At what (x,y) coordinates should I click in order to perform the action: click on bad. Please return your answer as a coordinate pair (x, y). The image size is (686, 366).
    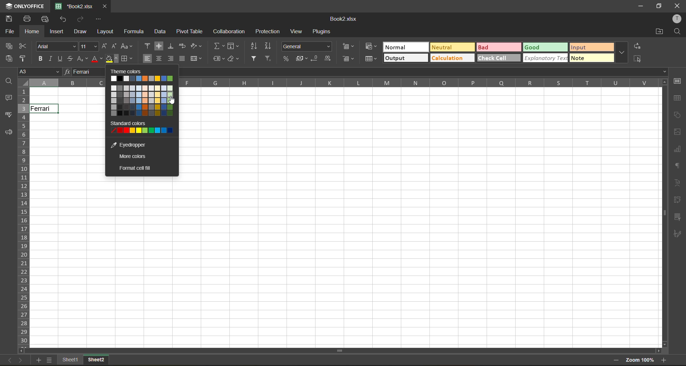
    Looking at the image, I should click on (498, 47).